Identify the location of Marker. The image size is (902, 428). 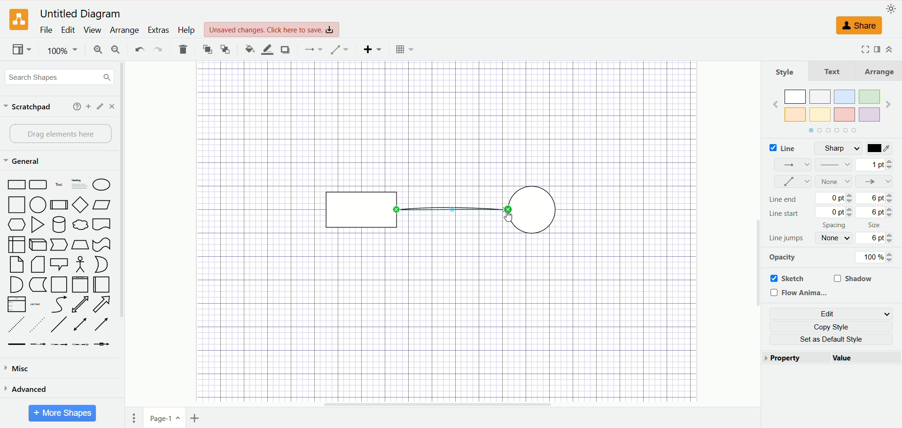
(38, 285).